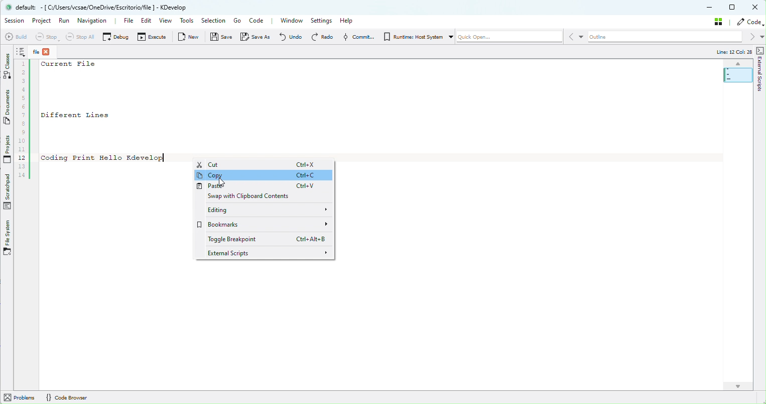  What do you see at coordinates (9, 235) in the screenshot?
I see `File System` at bounding box center [9, 235].